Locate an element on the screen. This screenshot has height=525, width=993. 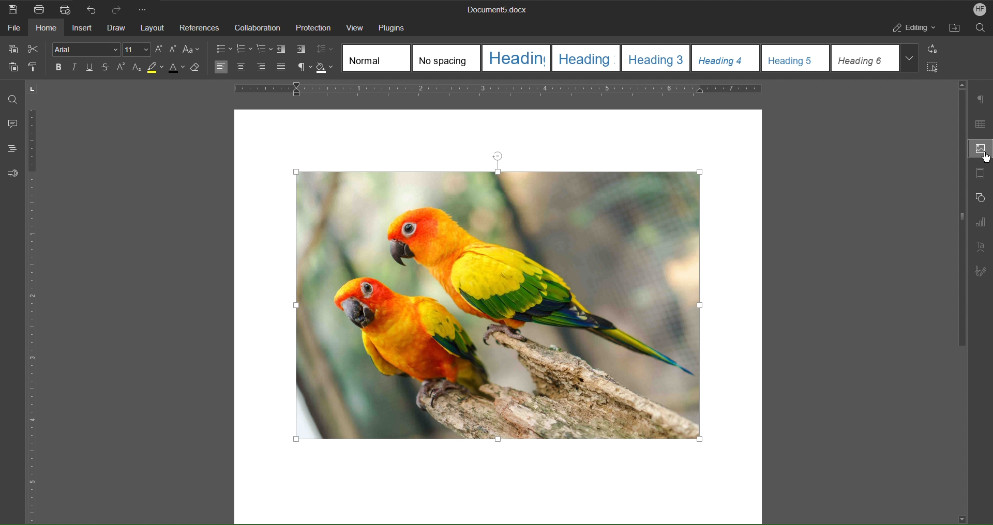
Horizontal Ruler is located at coordinates (499, 89).